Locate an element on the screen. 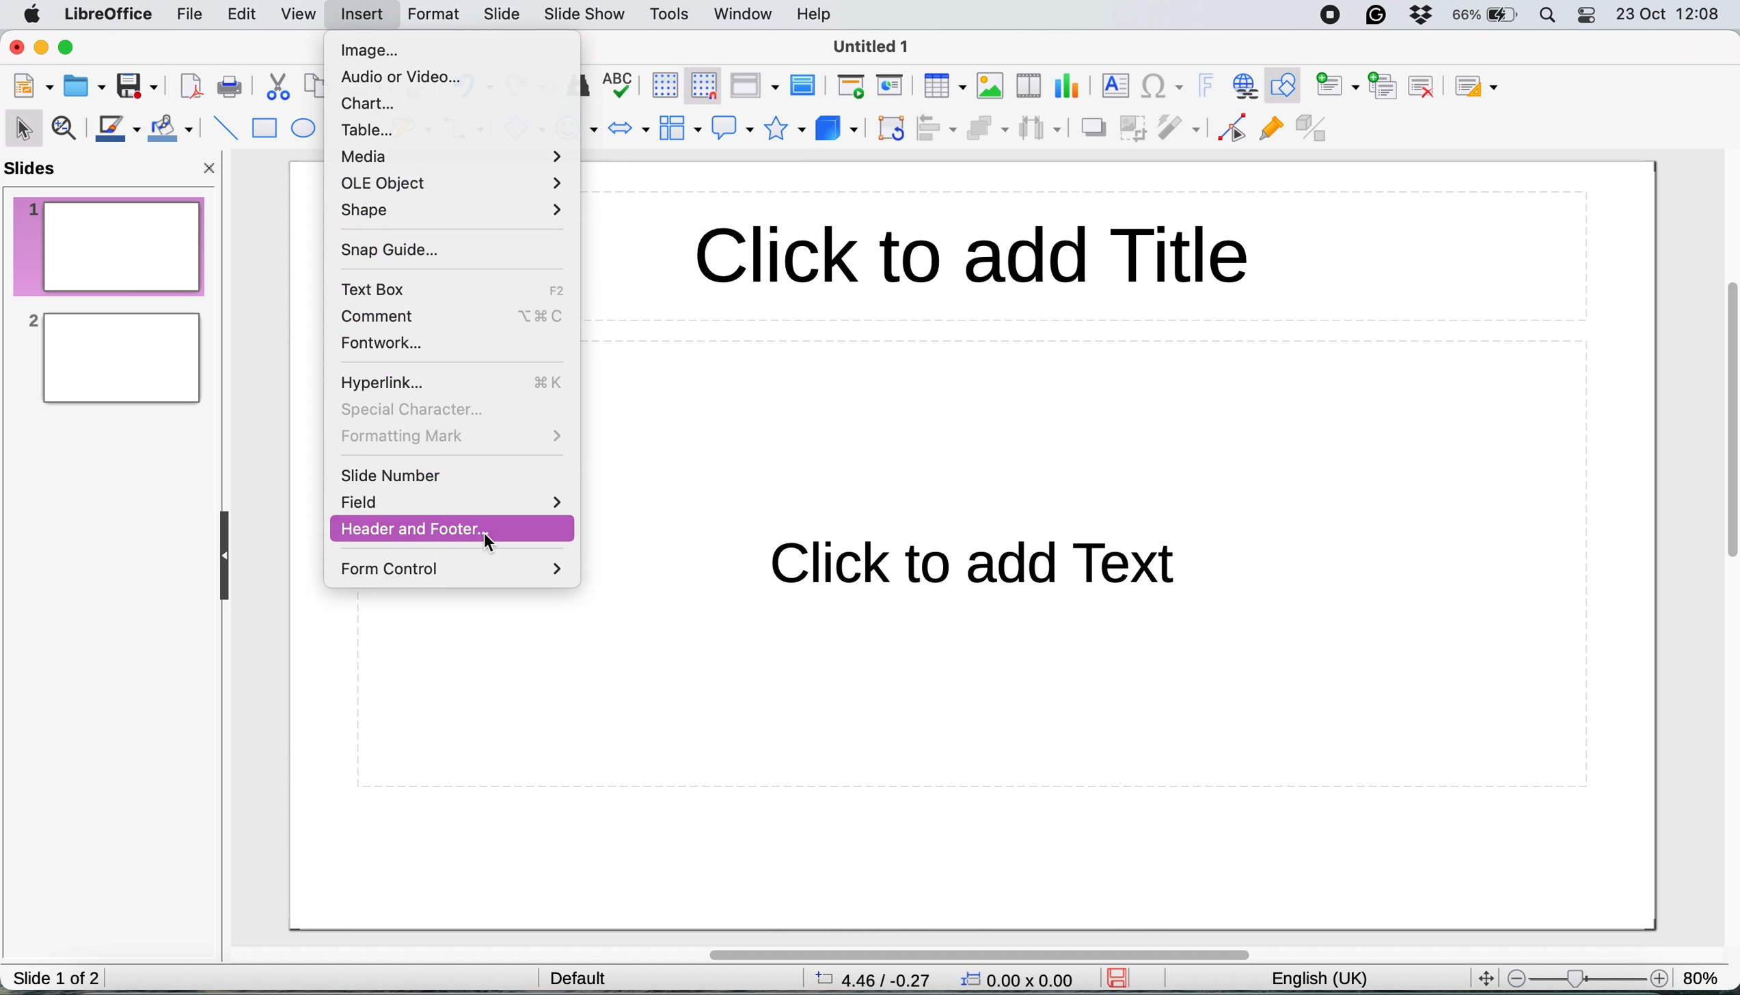  show gluepoint functions is located at coordinates (1270, 132).